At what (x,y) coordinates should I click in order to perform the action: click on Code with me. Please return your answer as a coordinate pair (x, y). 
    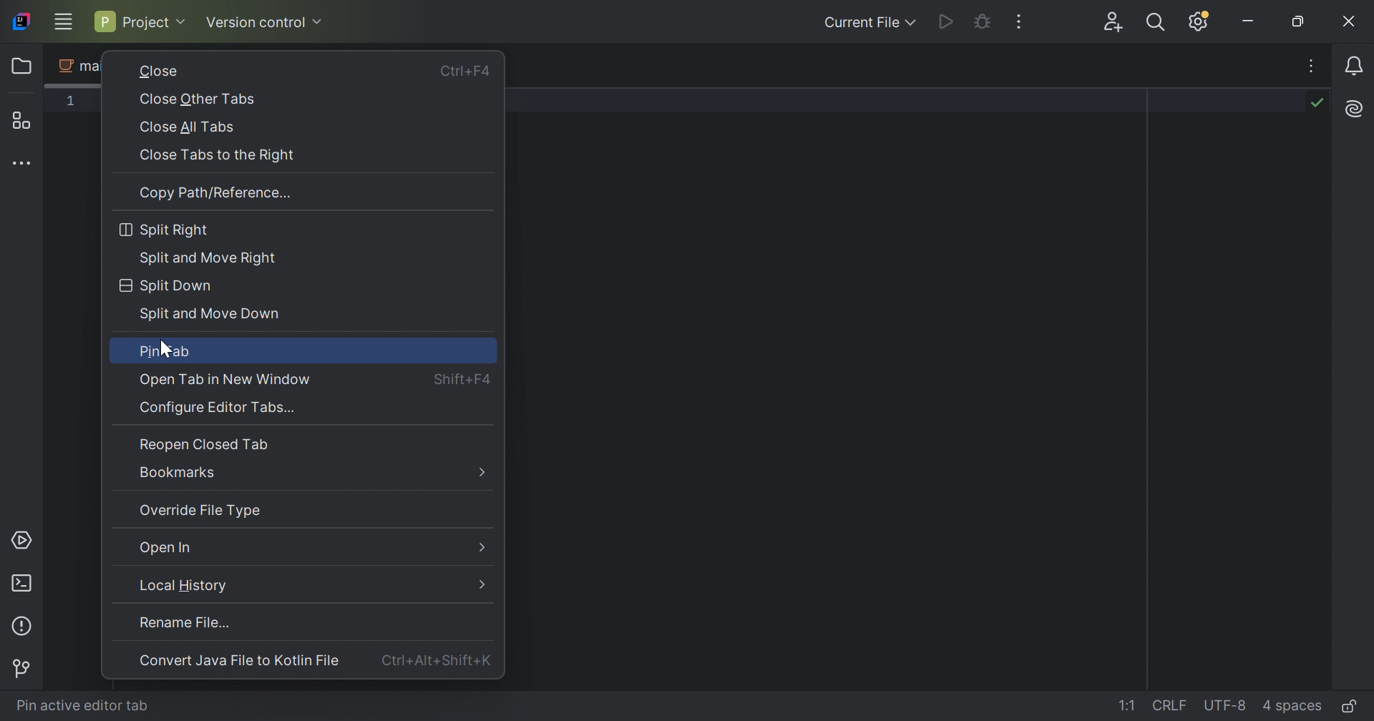
    Looking at the image, I should click on (1116, 24).